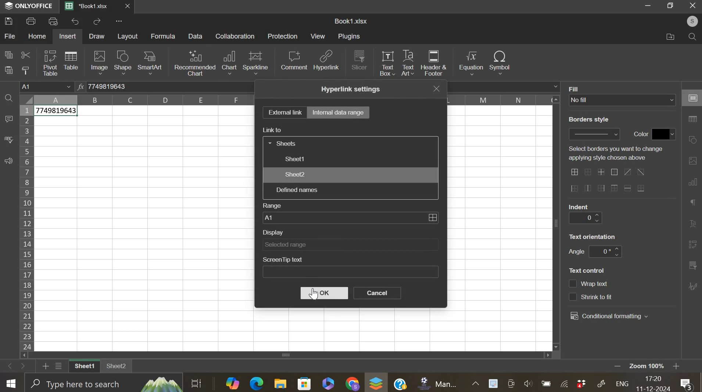 Image resolution: width=702 pixels, height=392 pixels. Describe the element at coordinates (274, 130) in the screenshot. I see `Link to` at that location.